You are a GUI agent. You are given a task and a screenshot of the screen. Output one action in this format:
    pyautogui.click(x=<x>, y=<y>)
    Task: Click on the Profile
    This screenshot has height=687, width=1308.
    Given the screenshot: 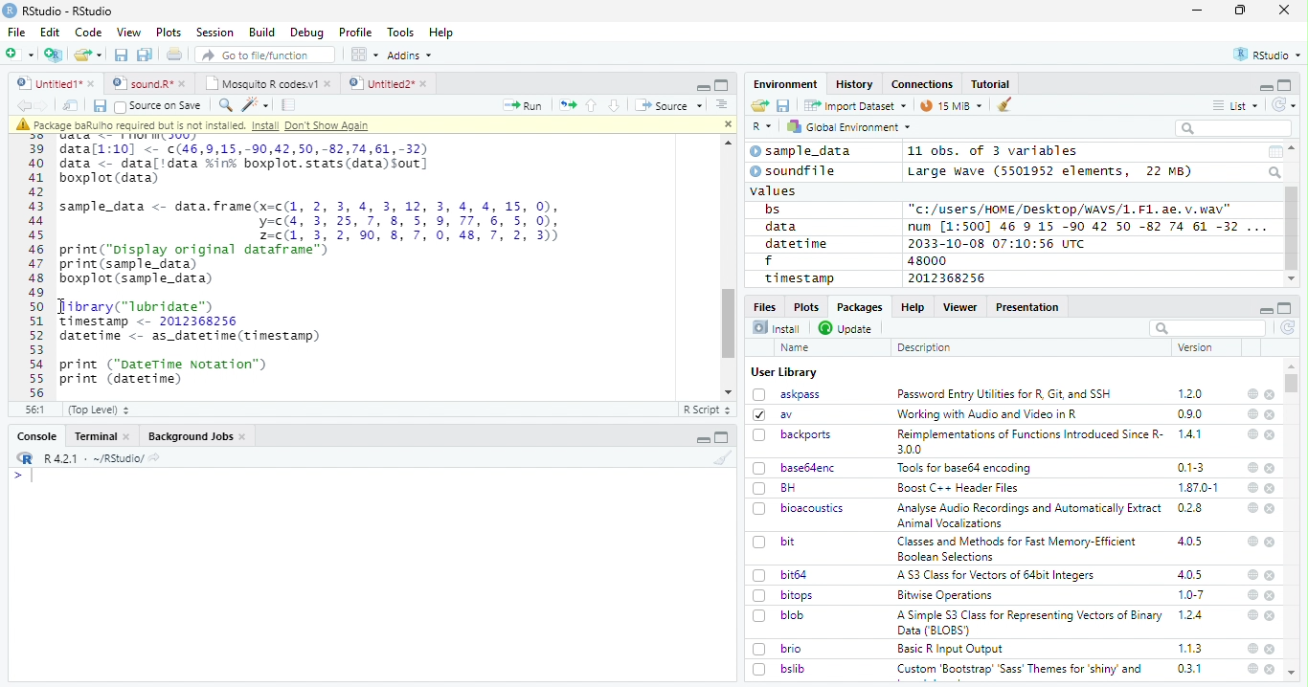 What is the action you would take?
    pyautogui.click(x=355, y=33)
    